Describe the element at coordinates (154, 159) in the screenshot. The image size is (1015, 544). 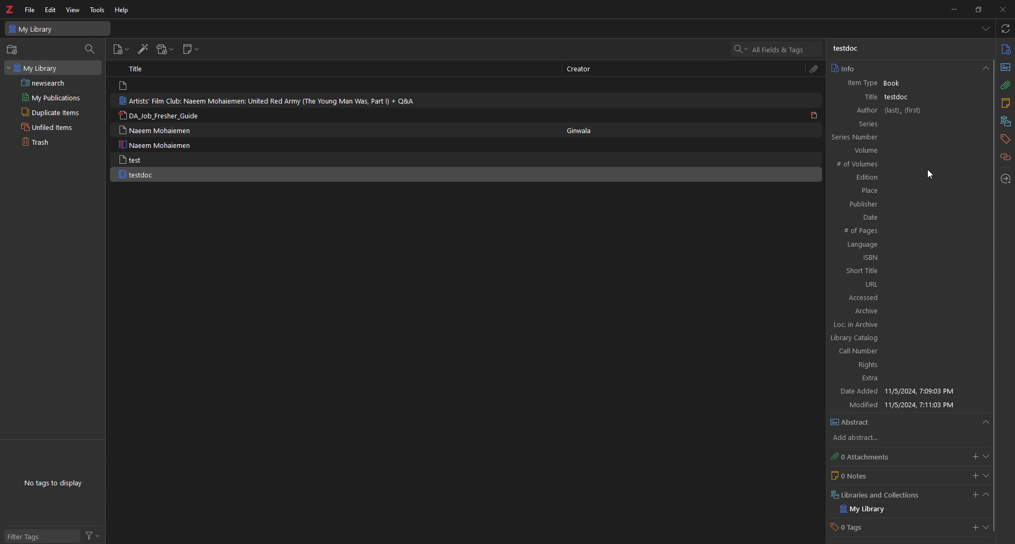
I see `test` at that location.